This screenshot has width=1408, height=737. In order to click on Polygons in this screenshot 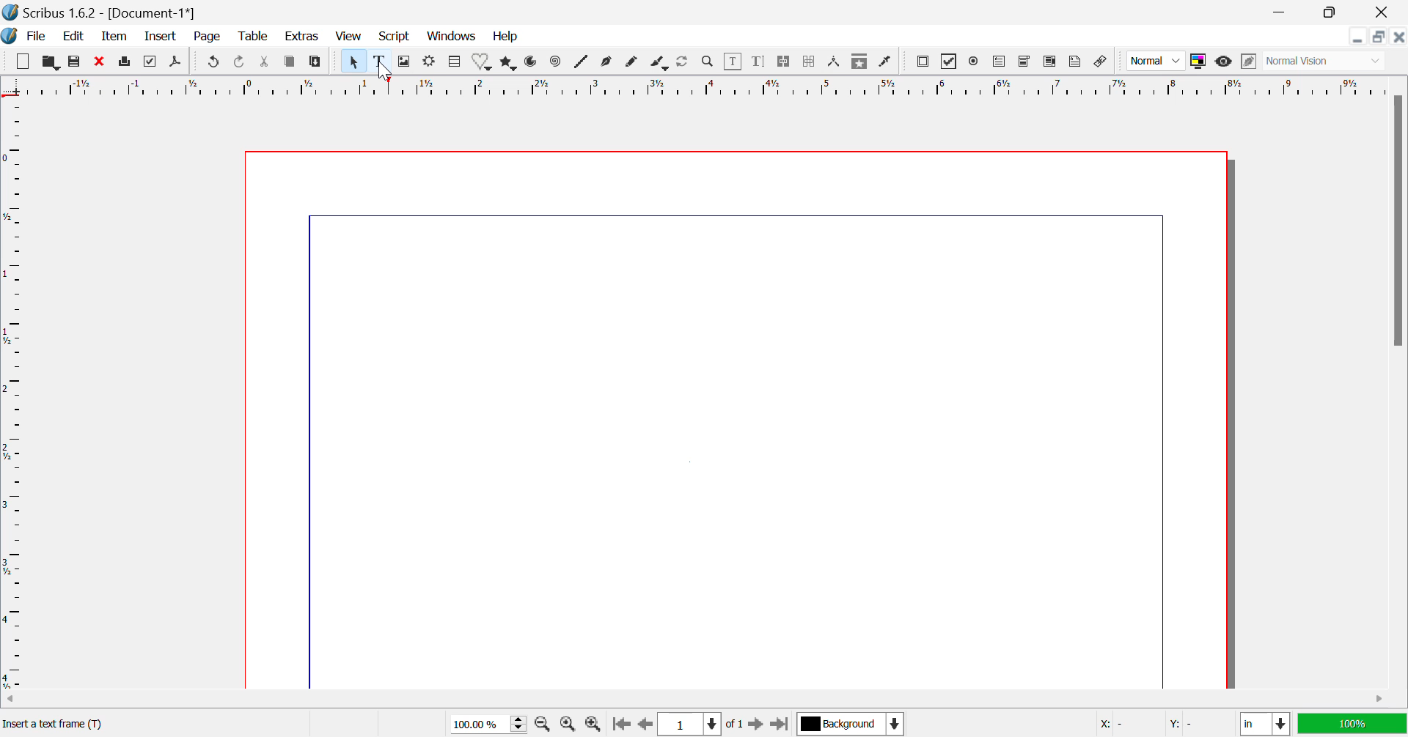, I will do `click(507, 64)`.